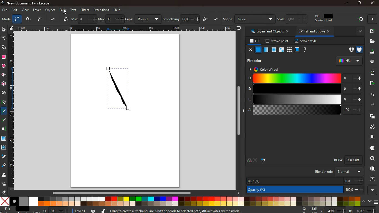 The image size is (379, 213). I want to click on Scale, so click(11, 111).